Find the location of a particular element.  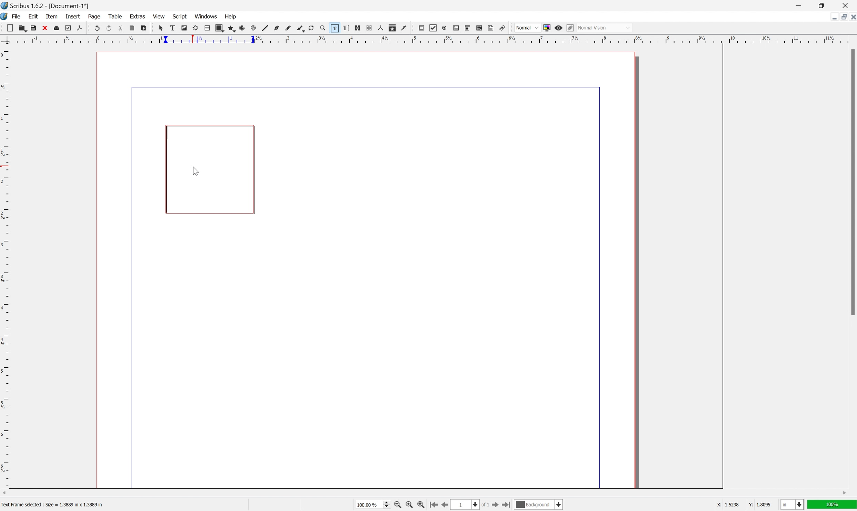

edit contents of frame is located at coordinates (334, 28).